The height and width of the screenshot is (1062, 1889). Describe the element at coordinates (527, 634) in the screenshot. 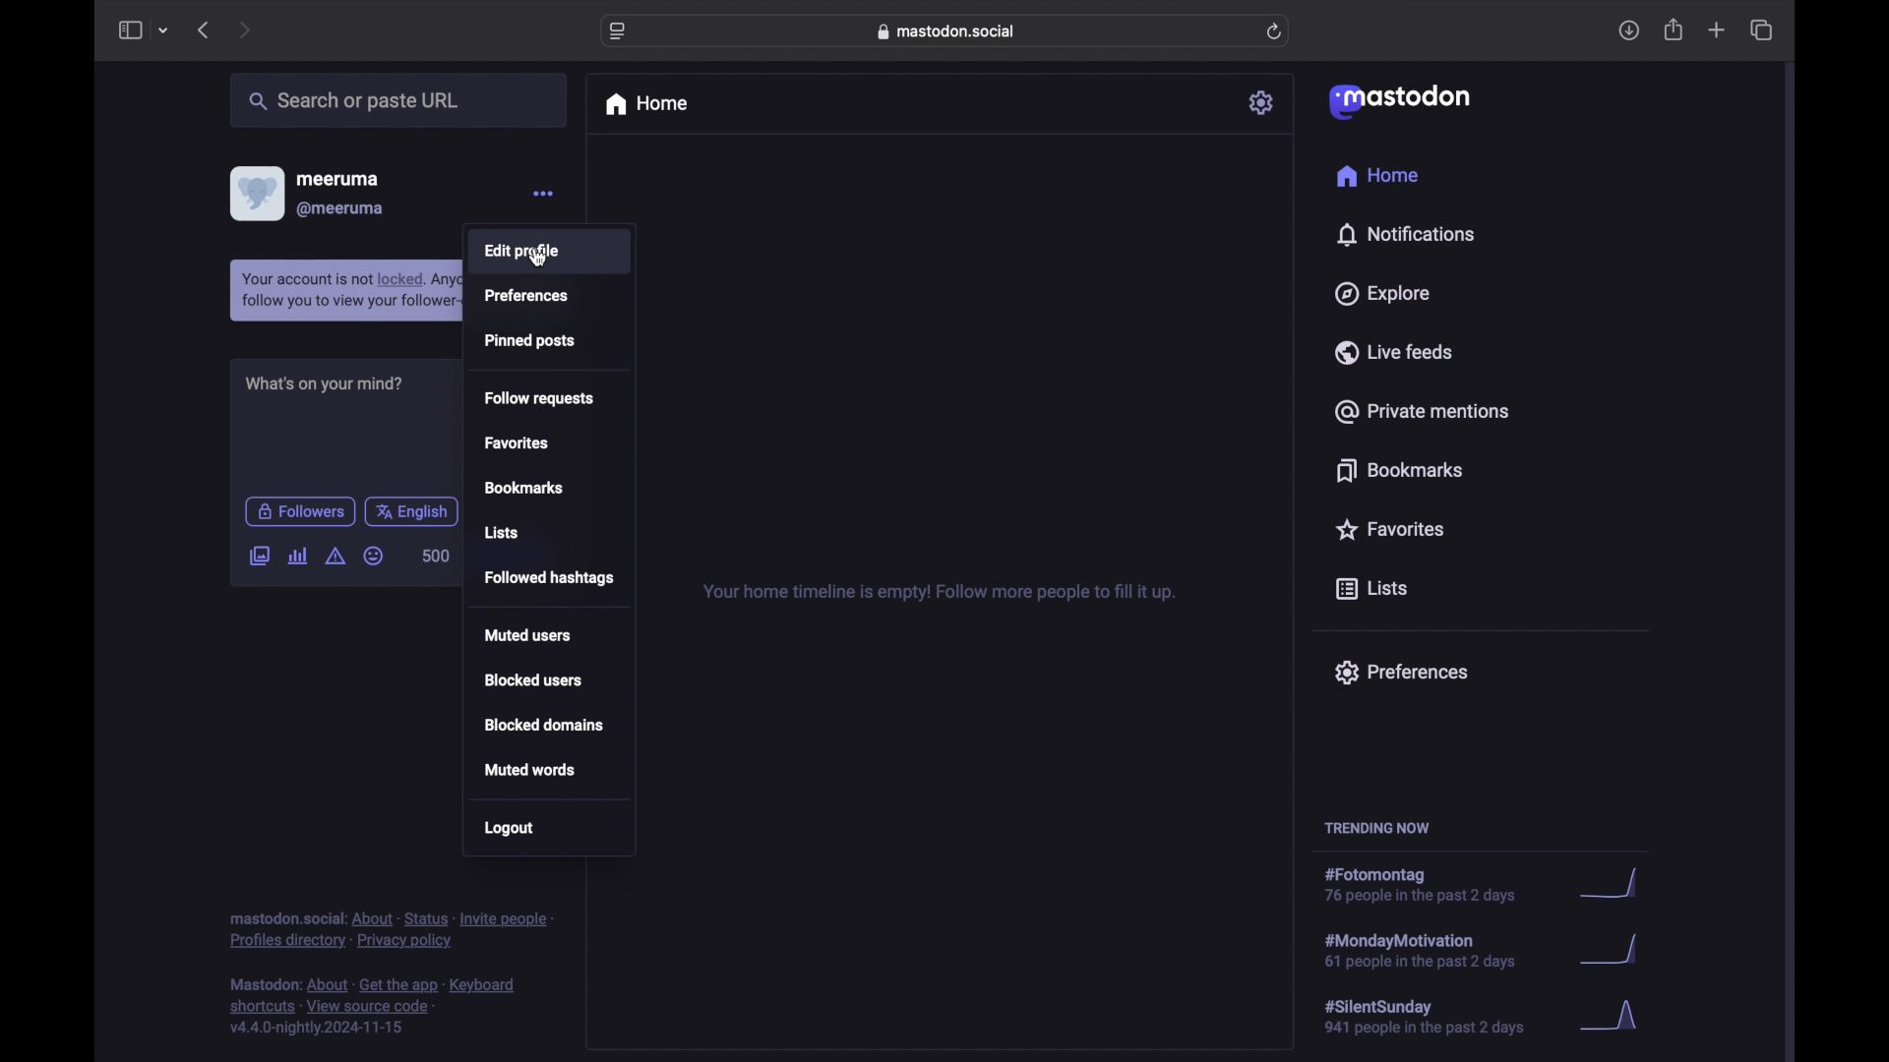

I see `muted users` at that location.